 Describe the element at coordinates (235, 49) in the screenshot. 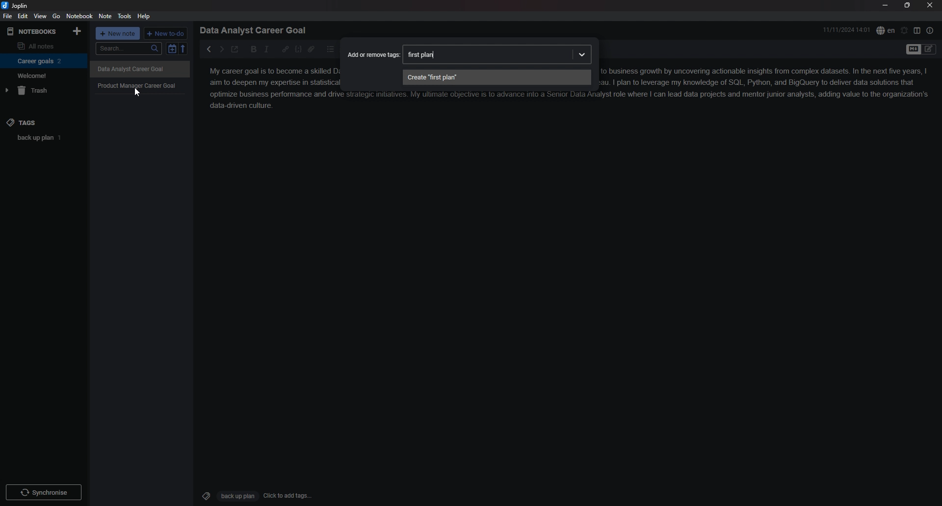

I see `toggle external editor` at that location.